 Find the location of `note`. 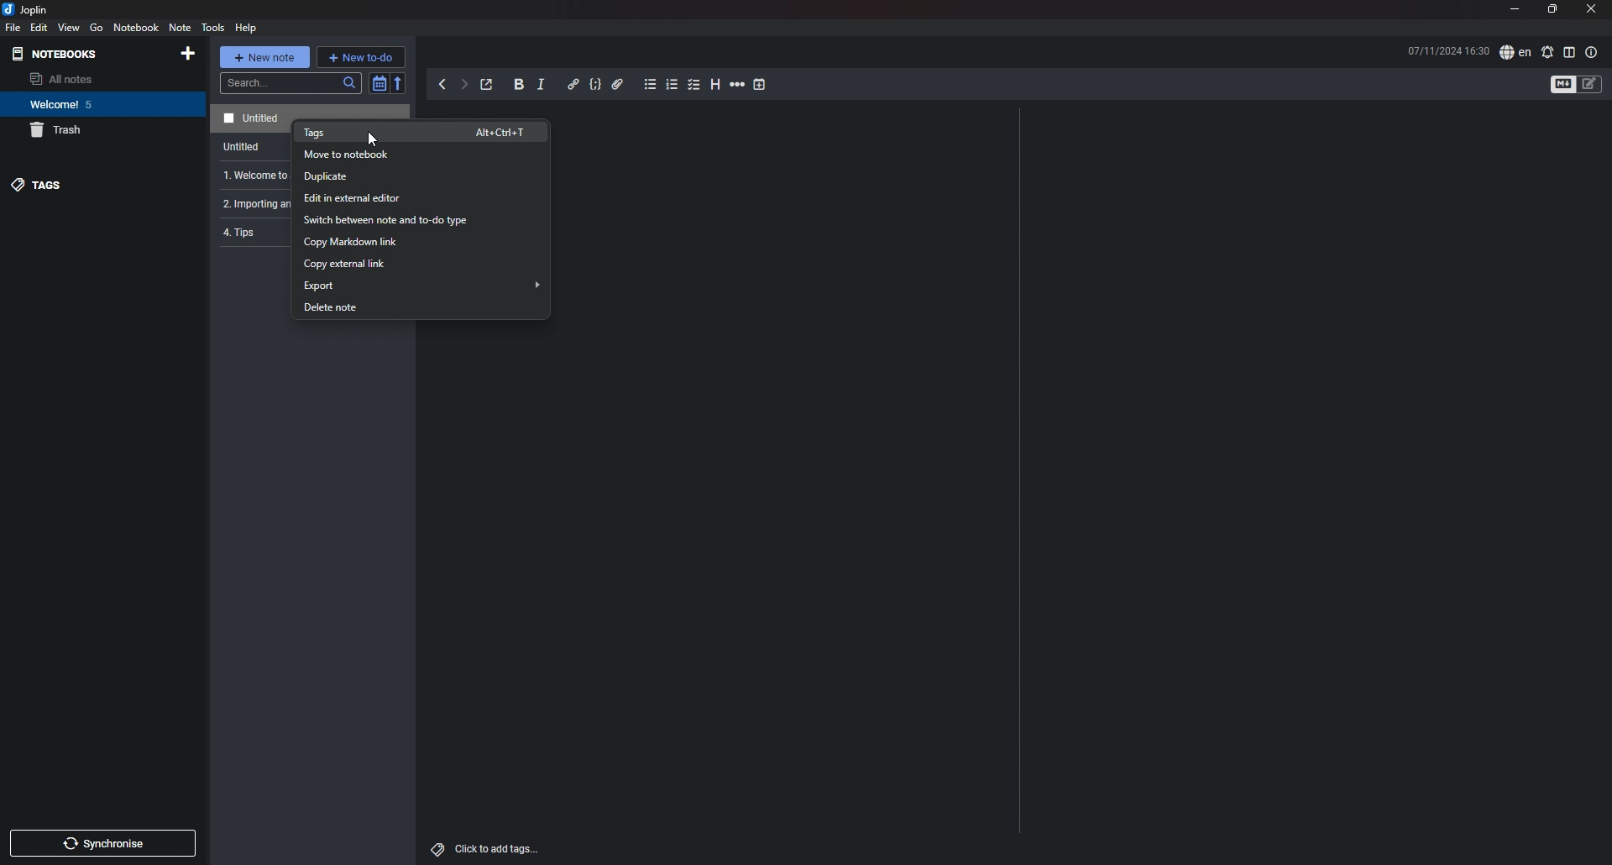

note is located at coordinates (180, 27).